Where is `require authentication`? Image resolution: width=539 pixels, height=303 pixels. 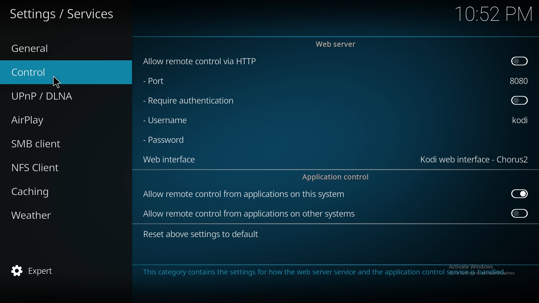
require authentication is located at coordinates (189, 101).